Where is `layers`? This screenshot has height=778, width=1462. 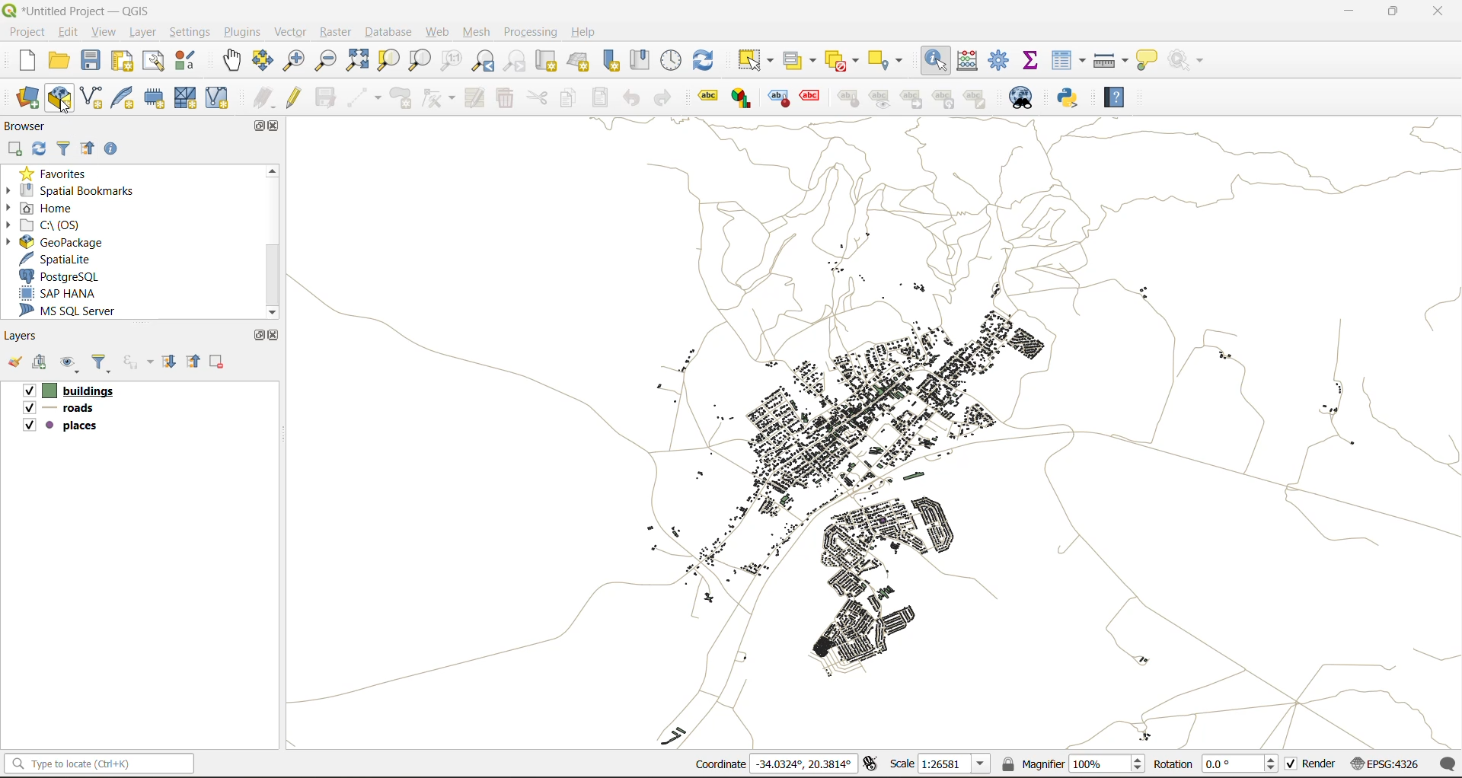
layers is located at coordinates (888, 434).